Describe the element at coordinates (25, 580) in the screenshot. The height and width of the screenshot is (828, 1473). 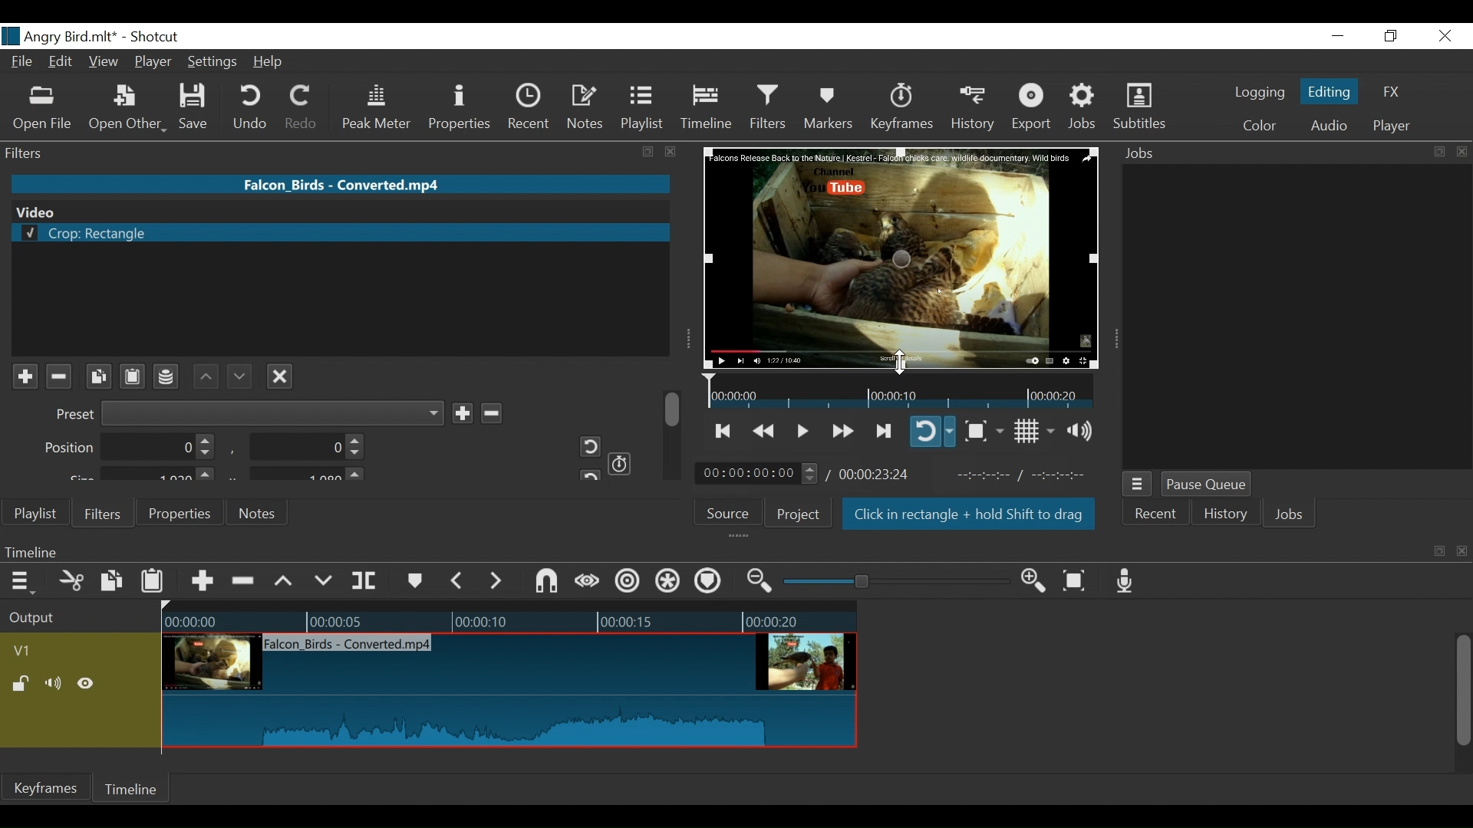
I see `Timeline menu` at that location.